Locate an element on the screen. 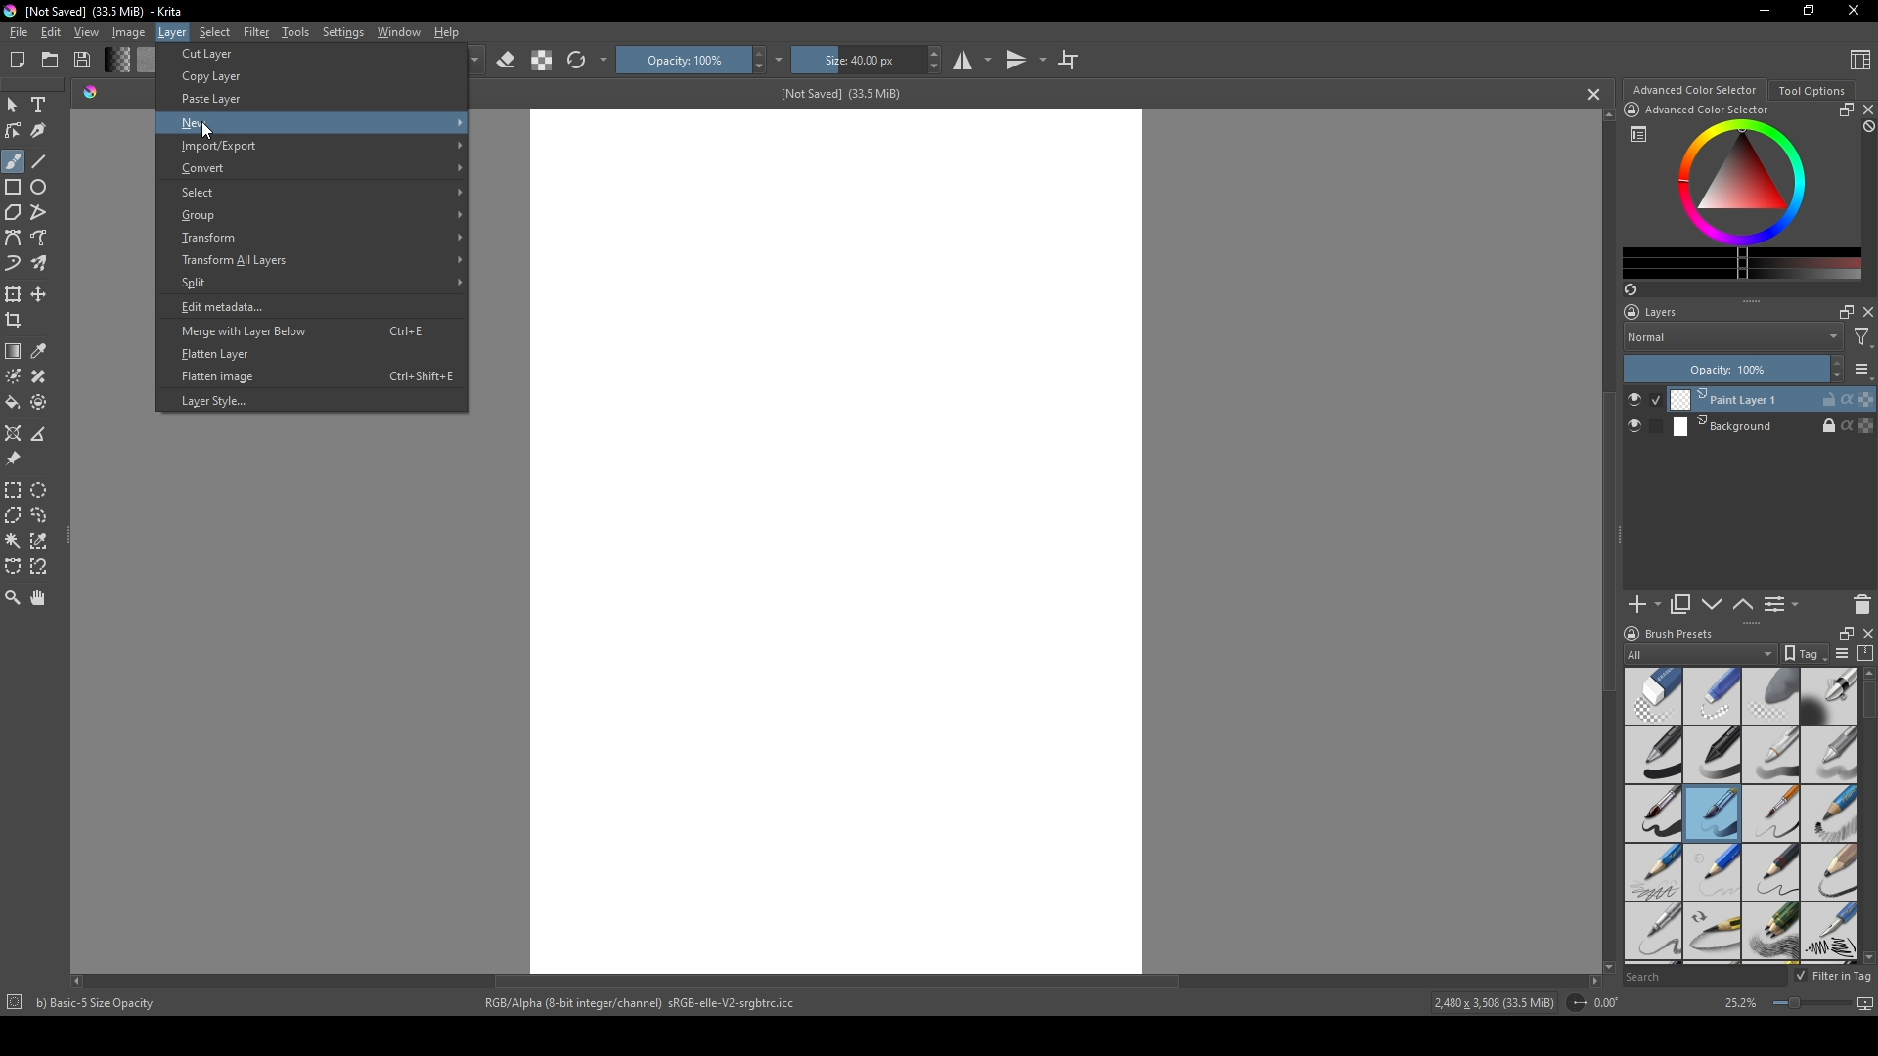  scroll down is located at coordinates (1605, 964).